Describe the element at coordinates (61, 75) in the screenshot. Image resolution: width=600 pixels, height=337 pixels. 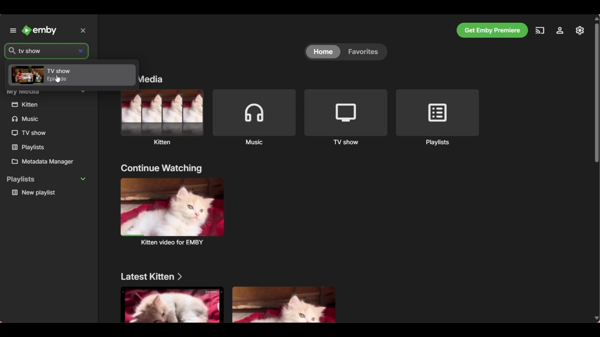
I see `TV show episode` at that location.